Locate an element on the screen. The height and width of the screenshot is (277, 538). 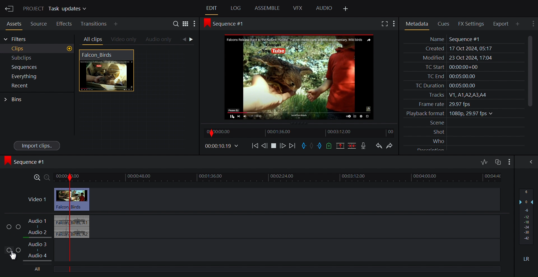
Cues is located at coordinates (445, 23).